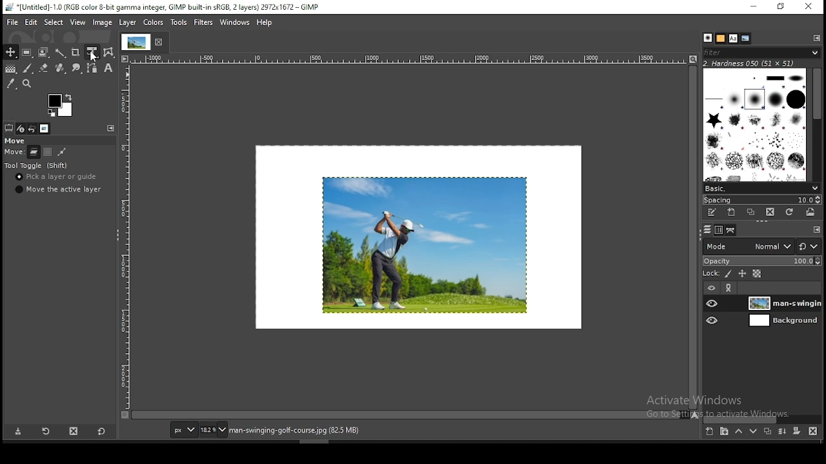 Image resolution: width=826 pixels, height=464 pixels. Describe the element at coordinates (48, 152) in the screenshot. I see `move channel` at that location.